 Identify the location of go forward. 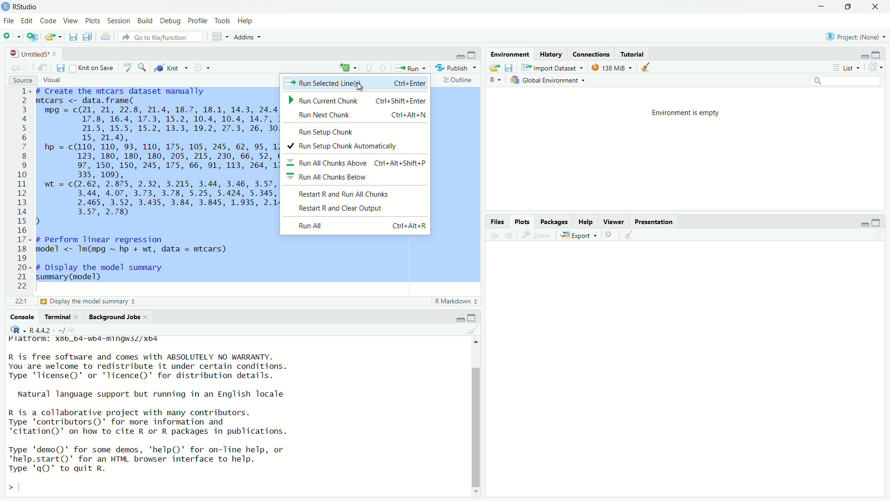
(26, 69).